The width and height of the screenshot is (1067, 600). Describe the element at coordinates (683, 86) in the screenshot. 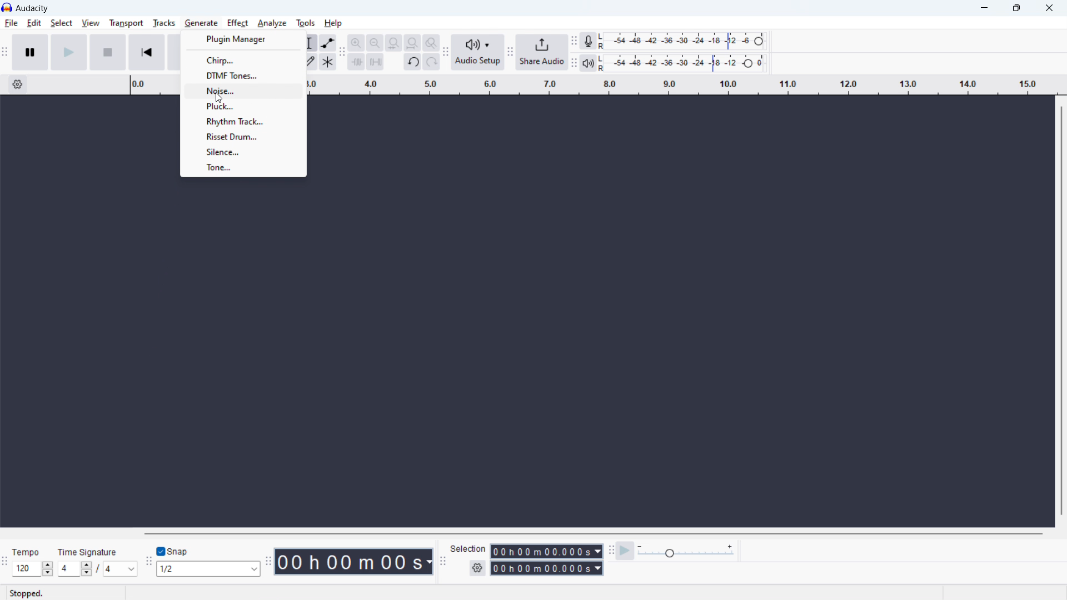

I see `timeline` at that location.